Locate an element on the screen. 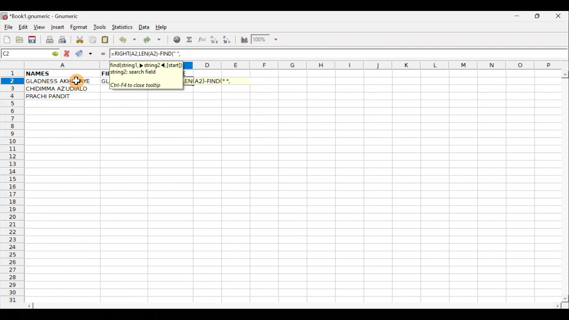 Image resolution: width=569 pixels, height=320 pixels. Insert hyperlink is located at coordinates (176, 40).